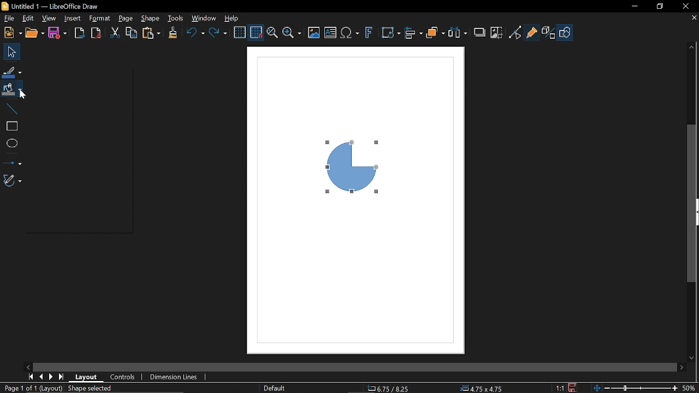 The height and width of the screenshot is (393, 699). What do you see at coordinates (123, 377) in the screenshot?
I see `Controls` at bounding box center [123, 377].